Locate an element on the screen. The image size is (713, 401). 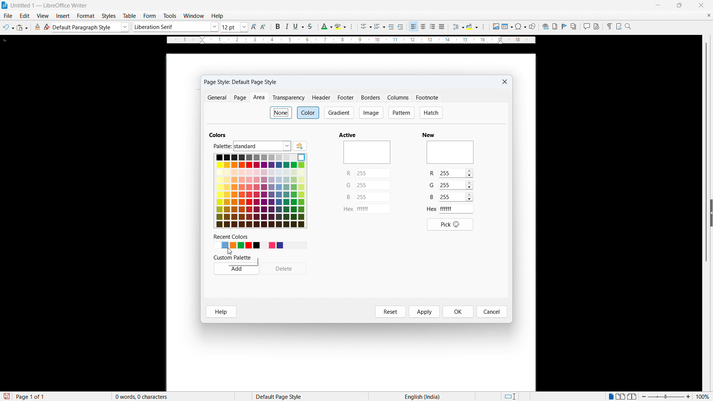
Background colour  is located at coordinates (472, 27).